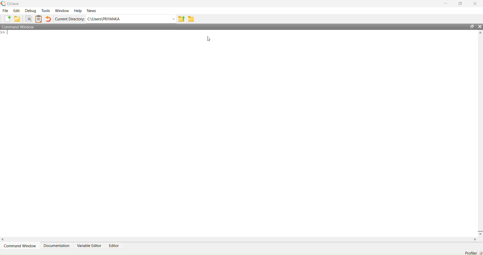  I want to click on Filles, so click(29, 19).